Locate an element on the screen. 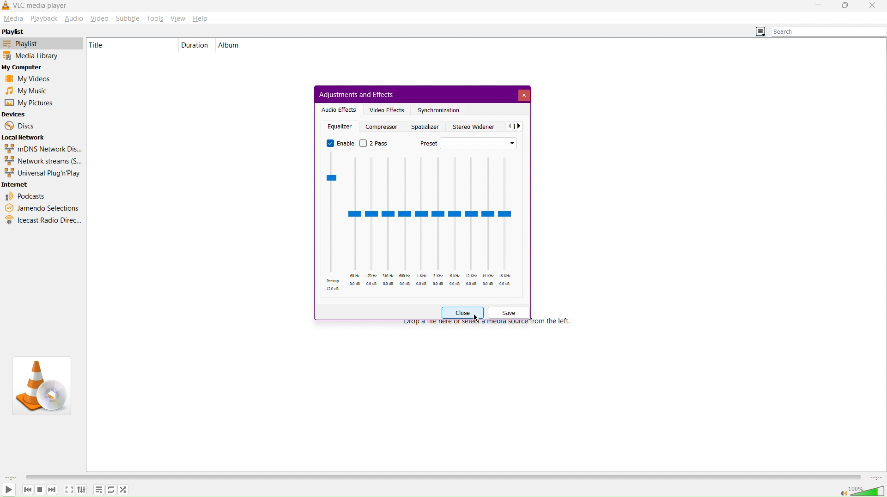 This screenshot has height=497, width=887. Preset is located at coordinates (424, 144).